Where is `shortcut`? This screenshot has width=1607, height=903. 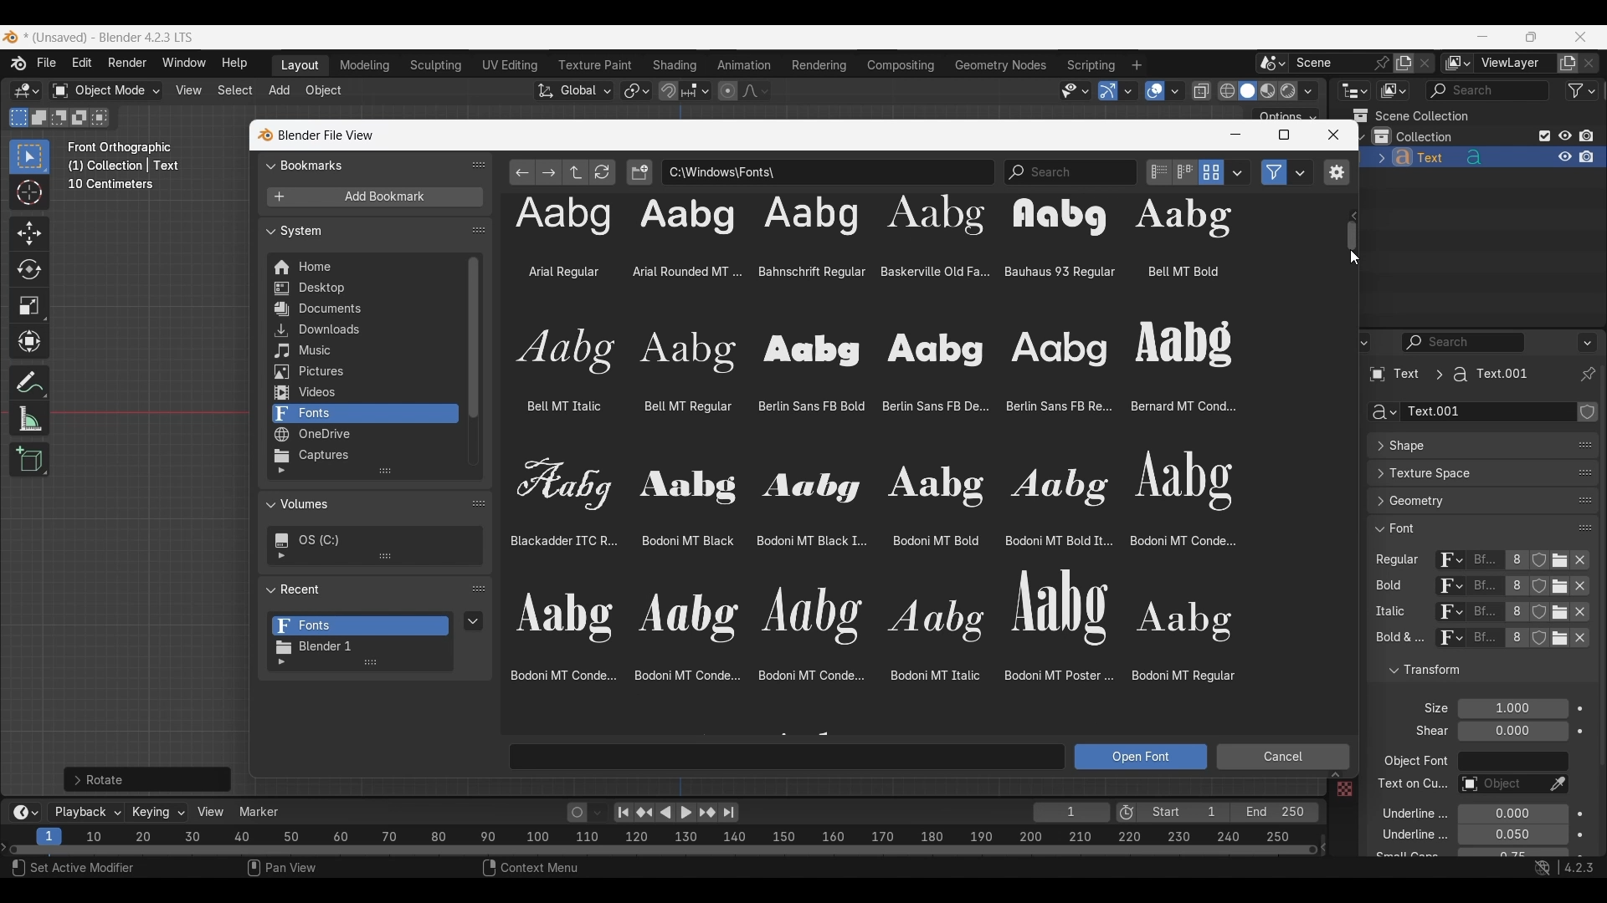 shortcut is located at coordinates (1561, 870).